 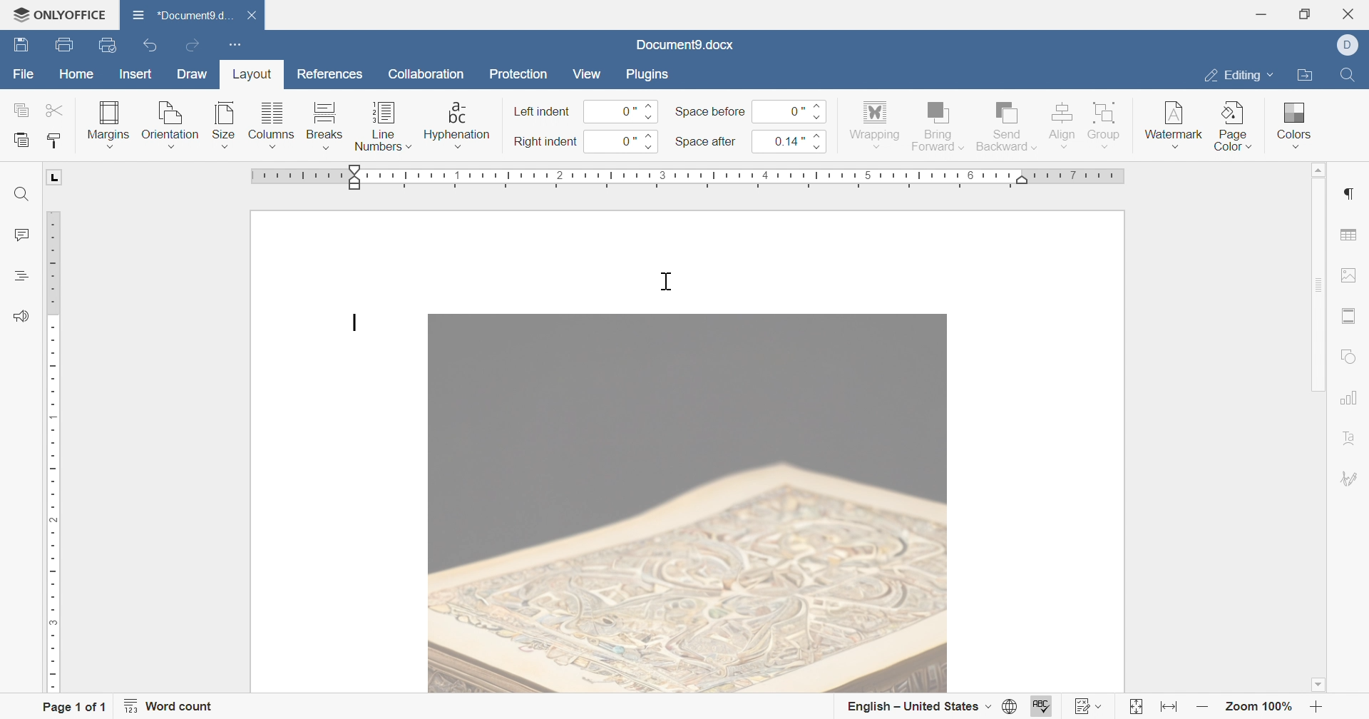 What do you see at coordinates (383, 129) in the screenshot?
I see `line numbers` at bounding box center [383, 129].